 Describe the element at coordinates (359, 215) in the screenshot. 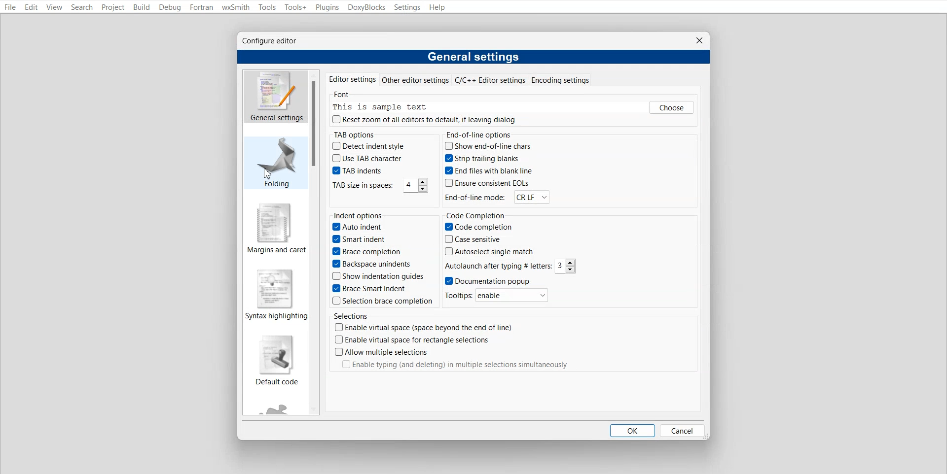

I see `Indent options` at that location.